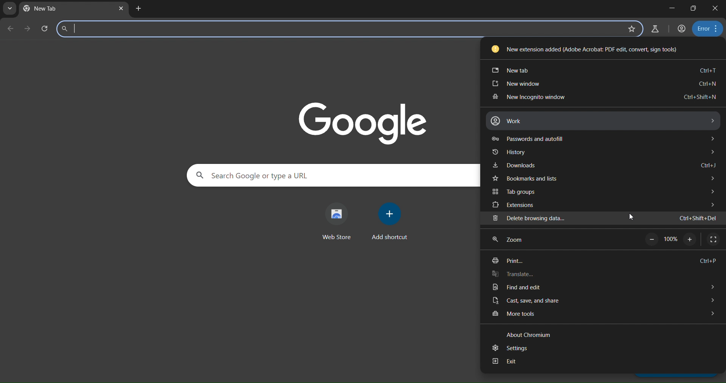 This screenshot has height=383, width=726. What do you see at coordinates (603, 166) in the screenshot?
I see `downloads` at bounding box center [603, 166].